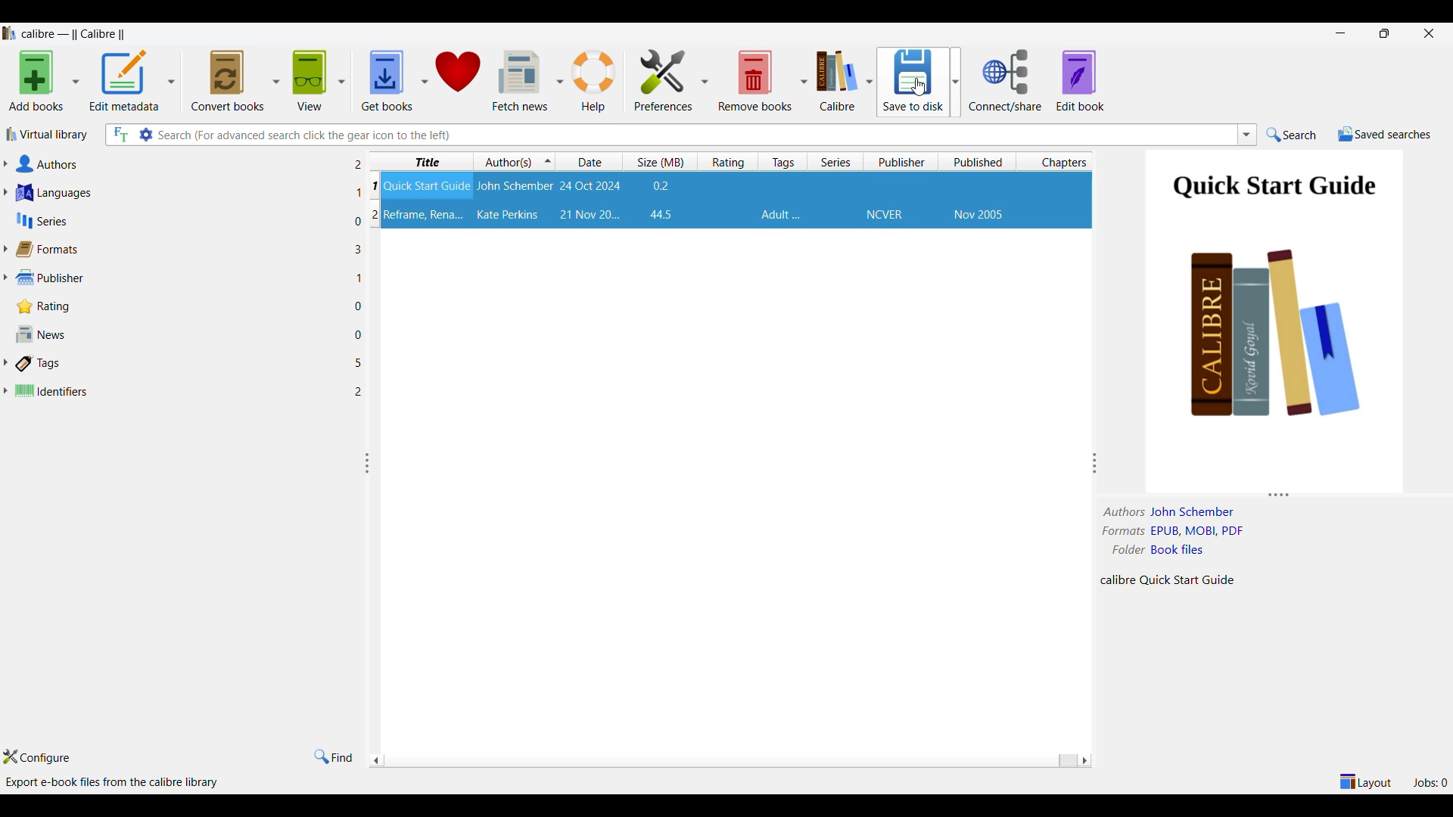 The image size is (1453, 817). I want to click on 1, so click(375, 188).